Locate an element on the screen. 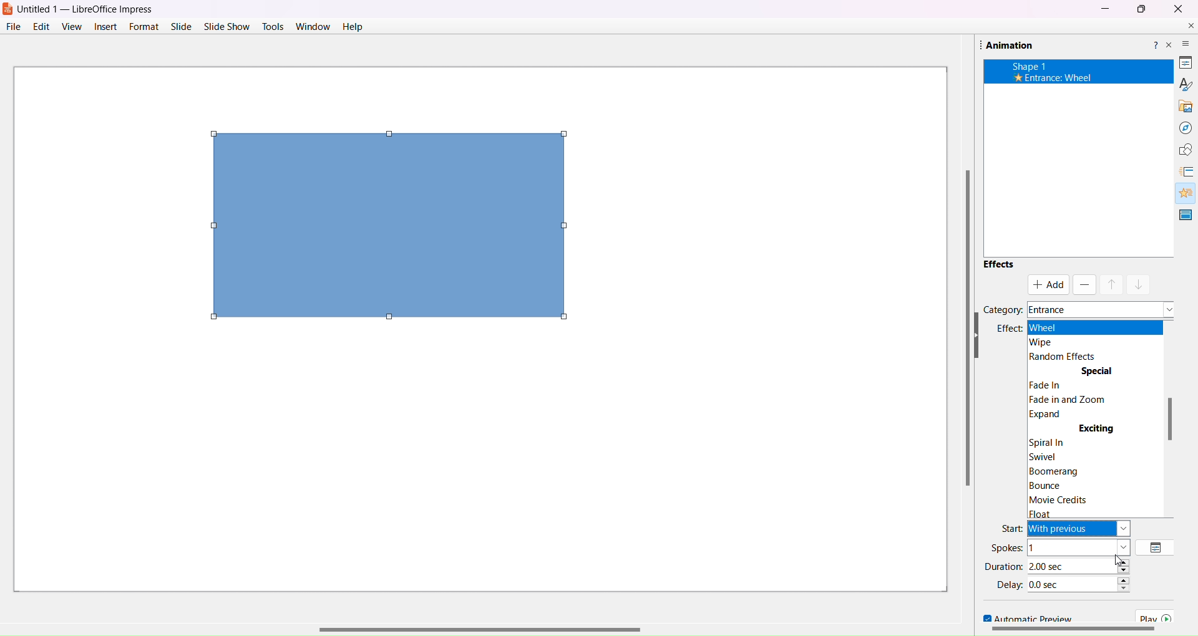 This screenshot has width=1198, height=636. Sidebar Settings is located at coordinates (1179, 39).